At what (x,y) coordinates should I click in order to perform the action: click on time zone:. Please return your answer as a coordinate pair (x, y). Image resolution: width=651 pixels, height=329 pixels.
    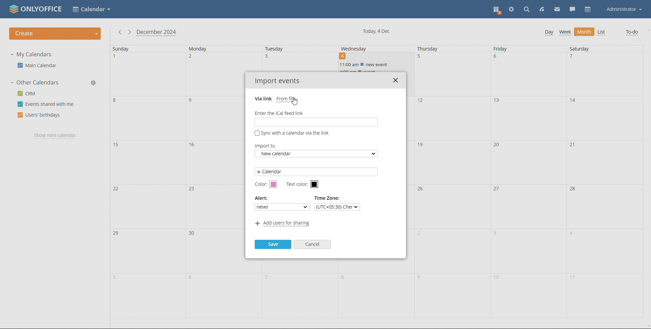
    Looking at the image, I should click on (330, 198).